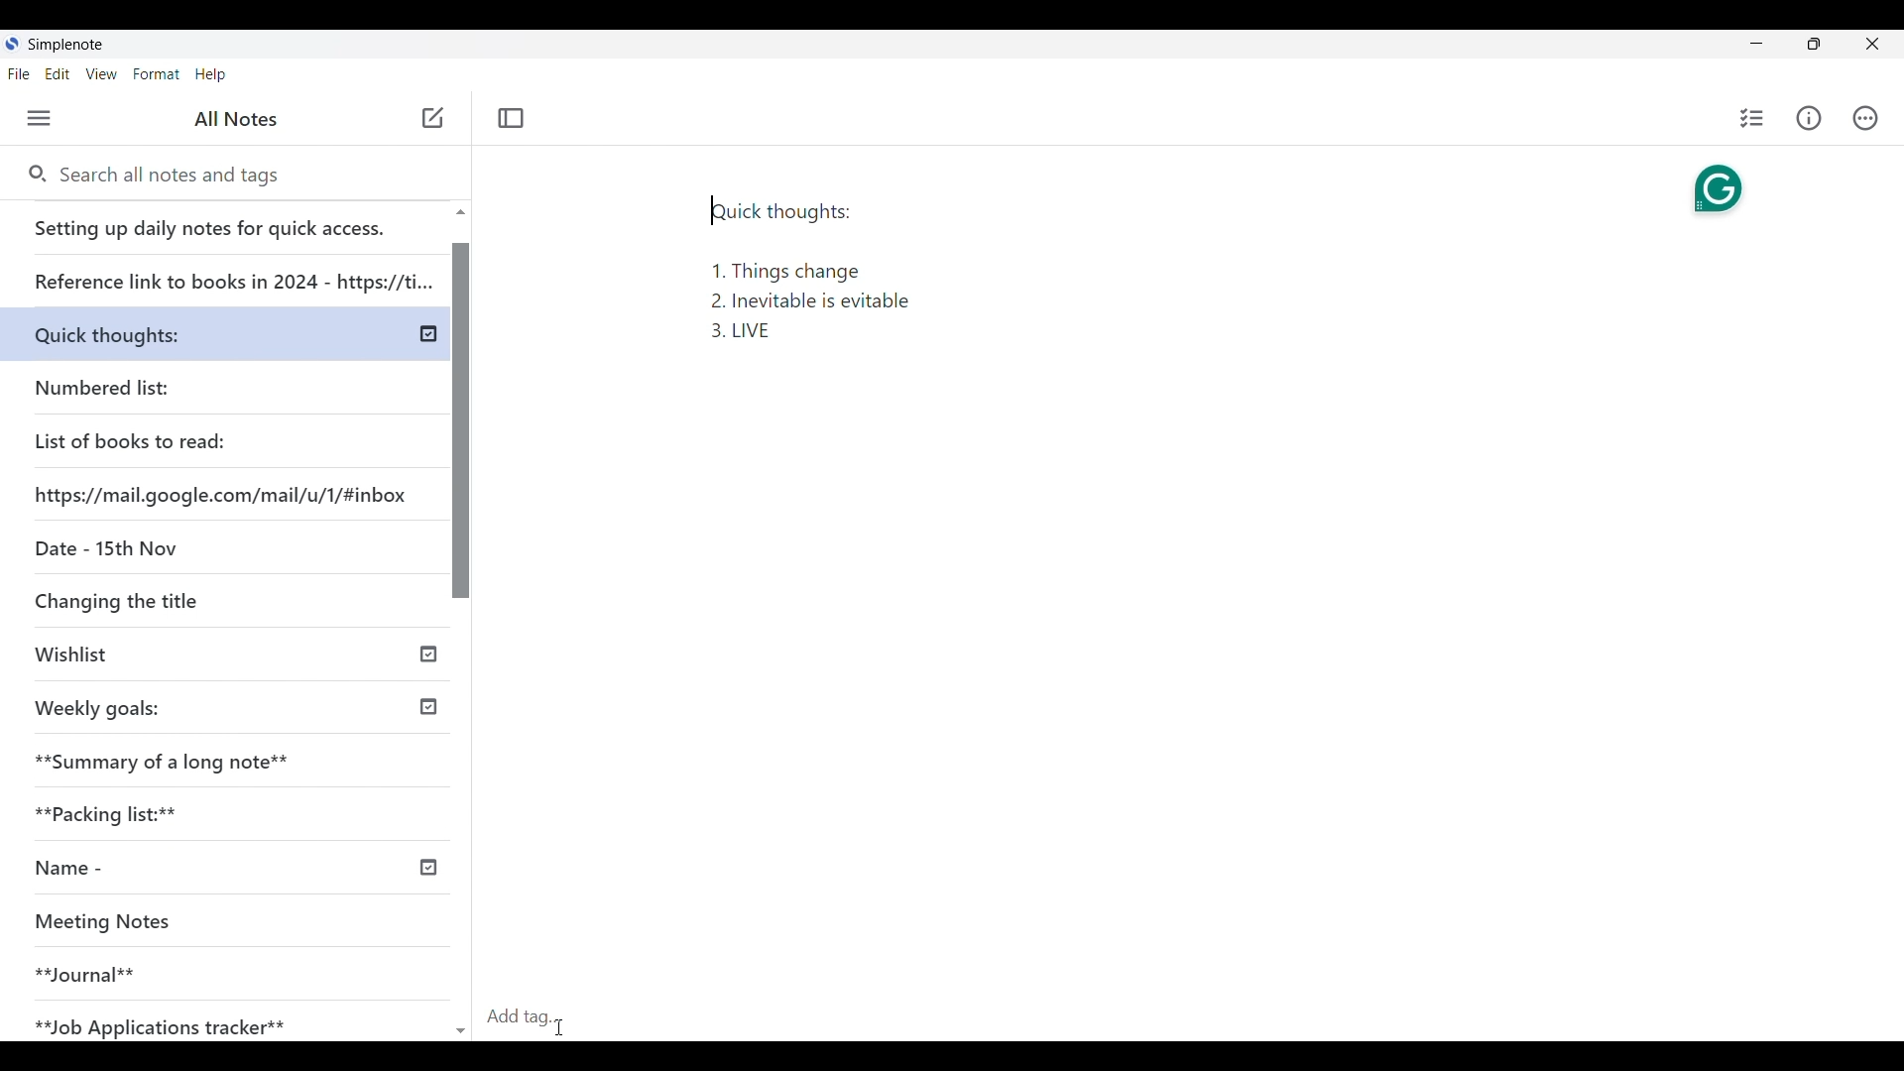  Describe the element at coordinates (166, 656) in the screenshot. I see `Wishlist` at that location.